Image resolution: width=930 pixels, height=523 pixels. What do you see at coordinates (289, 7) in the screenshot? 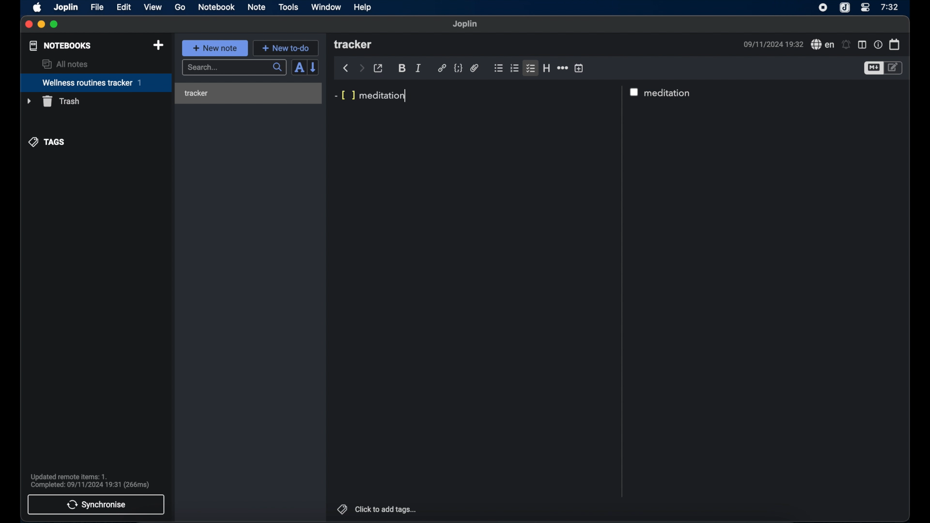
I see `tools` at bounding box center [289, 7].